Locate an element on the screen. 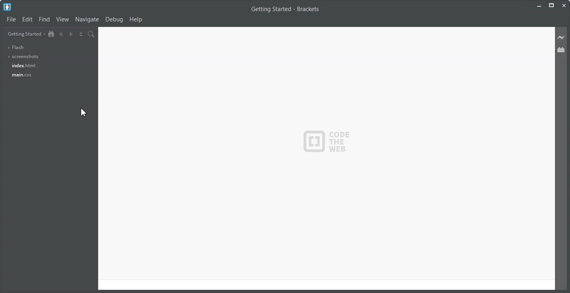 The height and width of the screenshot is (293, 570). Maximize is located at coordinates (551, 6).